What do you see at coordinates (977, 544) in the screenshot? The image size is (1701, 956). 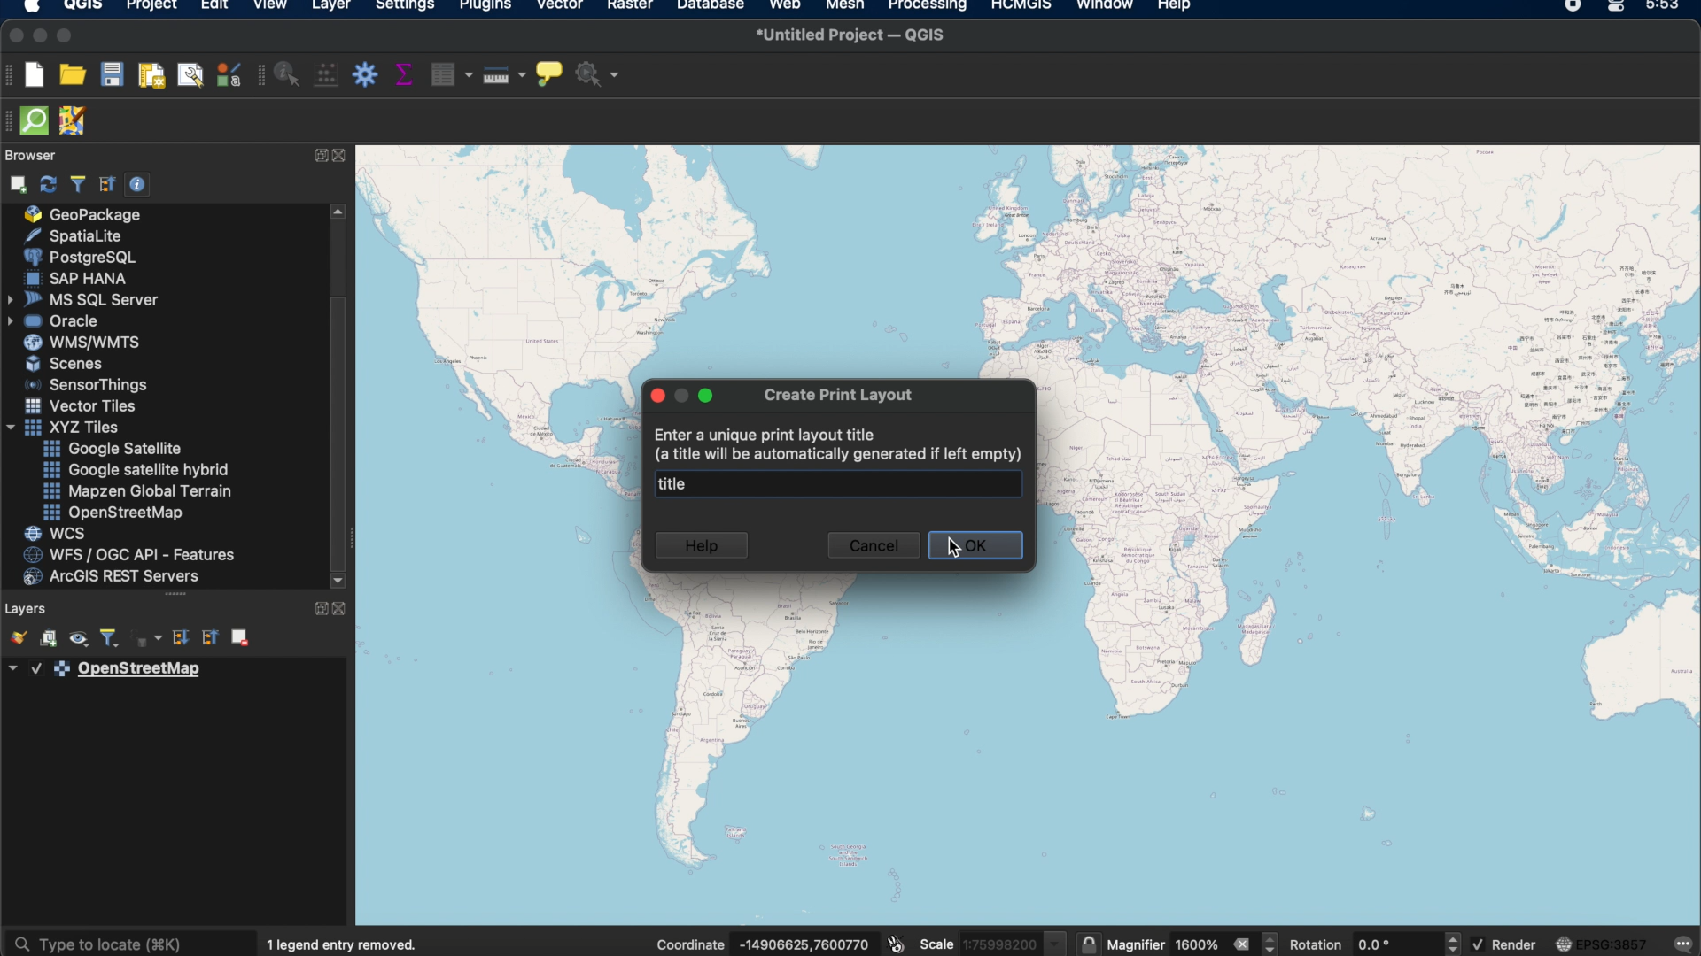 I see `ok` at bounding box center [977, 544].